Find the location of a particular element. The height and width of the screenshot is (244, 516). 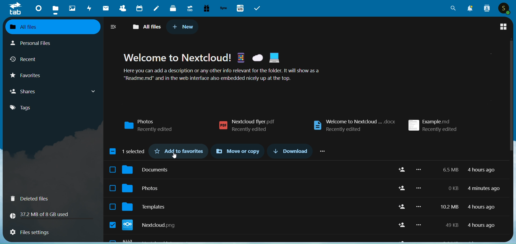

picture is located at coordinates (71, 9).